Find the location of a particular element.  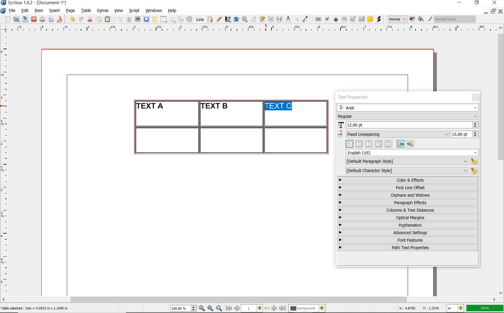

polygon is located at coordinates (172, 19).